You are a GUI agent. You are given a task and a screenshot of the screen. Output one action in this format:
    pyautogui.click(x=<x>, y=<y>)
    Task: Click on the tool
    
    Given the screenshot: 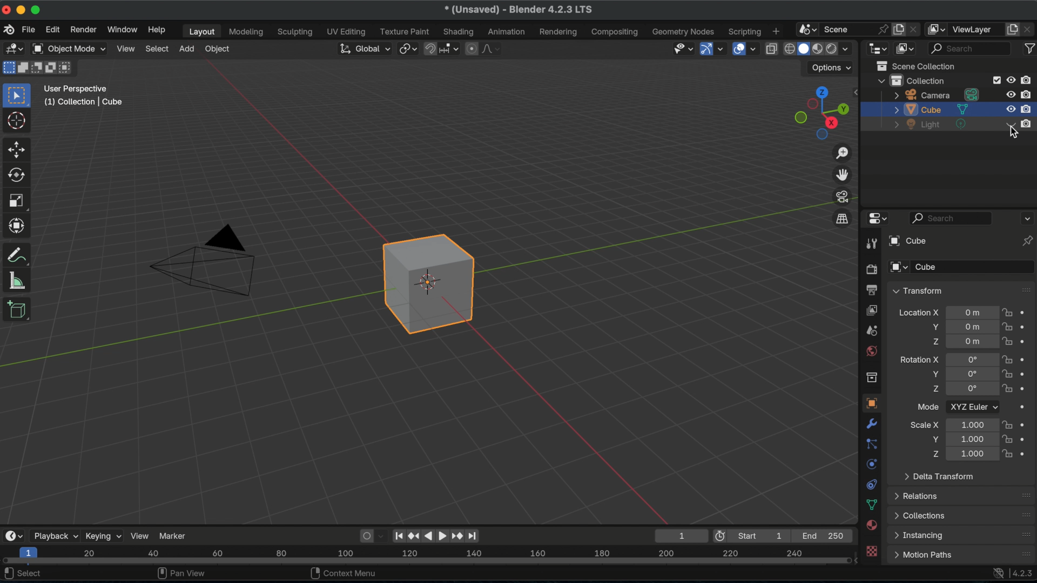 What is the action you would take?
    pyautogui.click(x=870, y=243)
    